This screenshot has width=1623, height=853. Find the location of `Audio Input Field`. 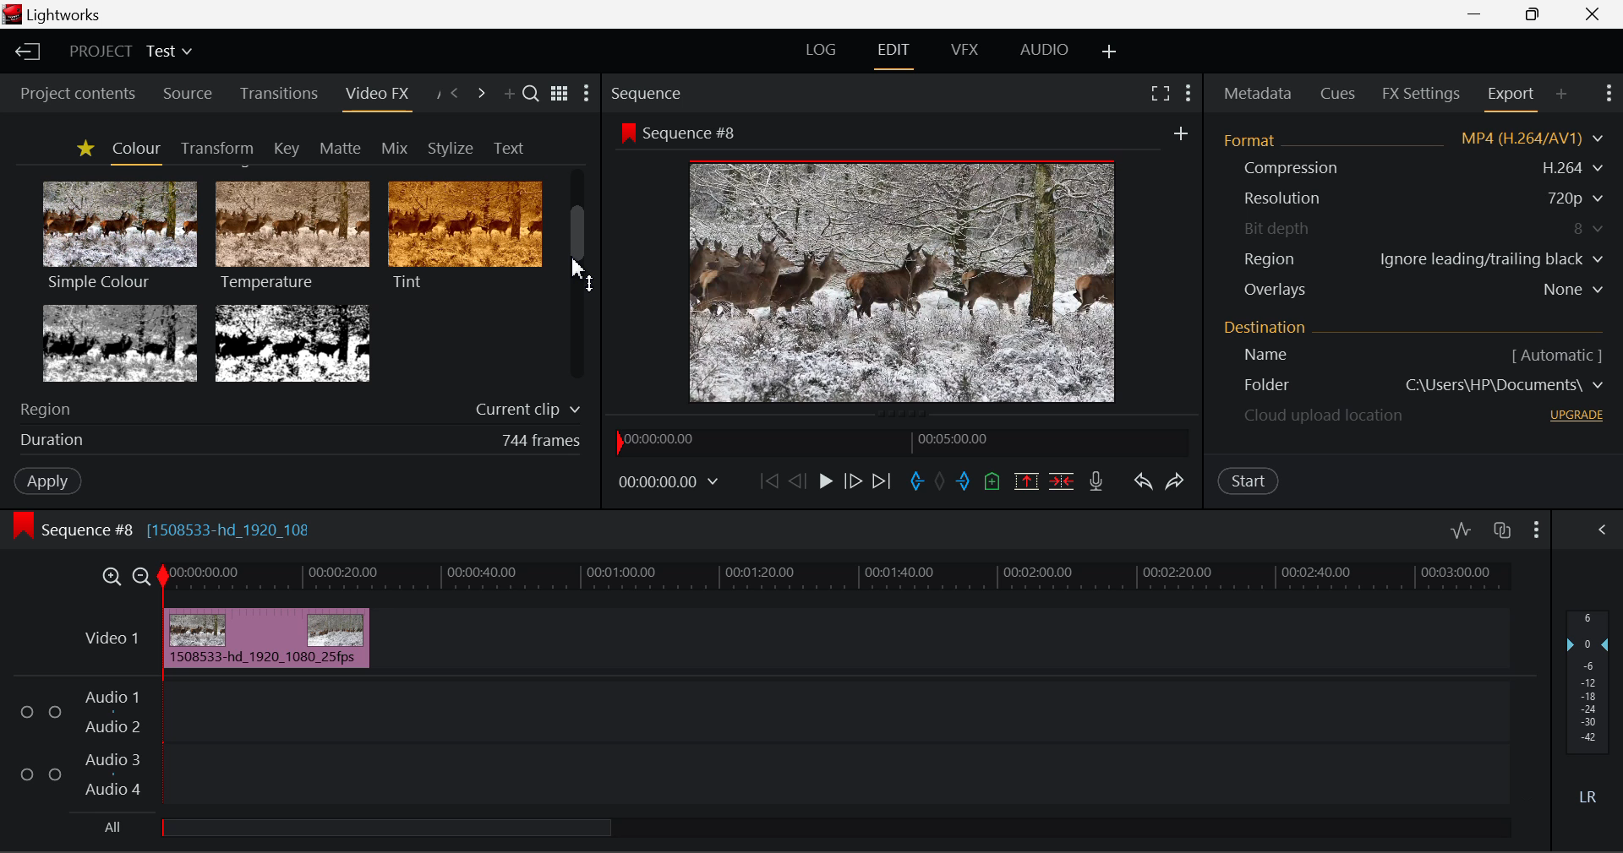

Audio Input Field is located at coordinates (831, 742).